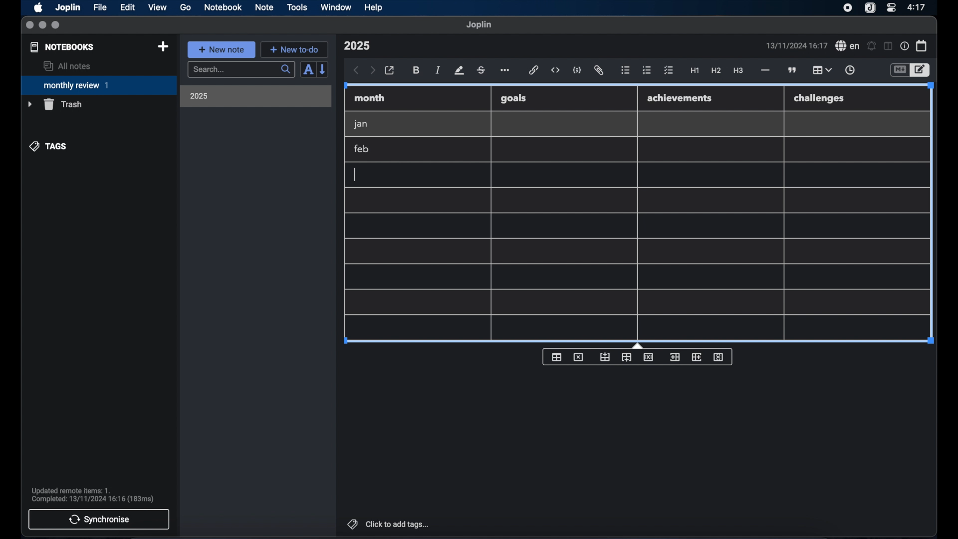  What do you see at coordinates (373, 71) in the screenshot?
I see `forward` at bounding box center [373, 71].